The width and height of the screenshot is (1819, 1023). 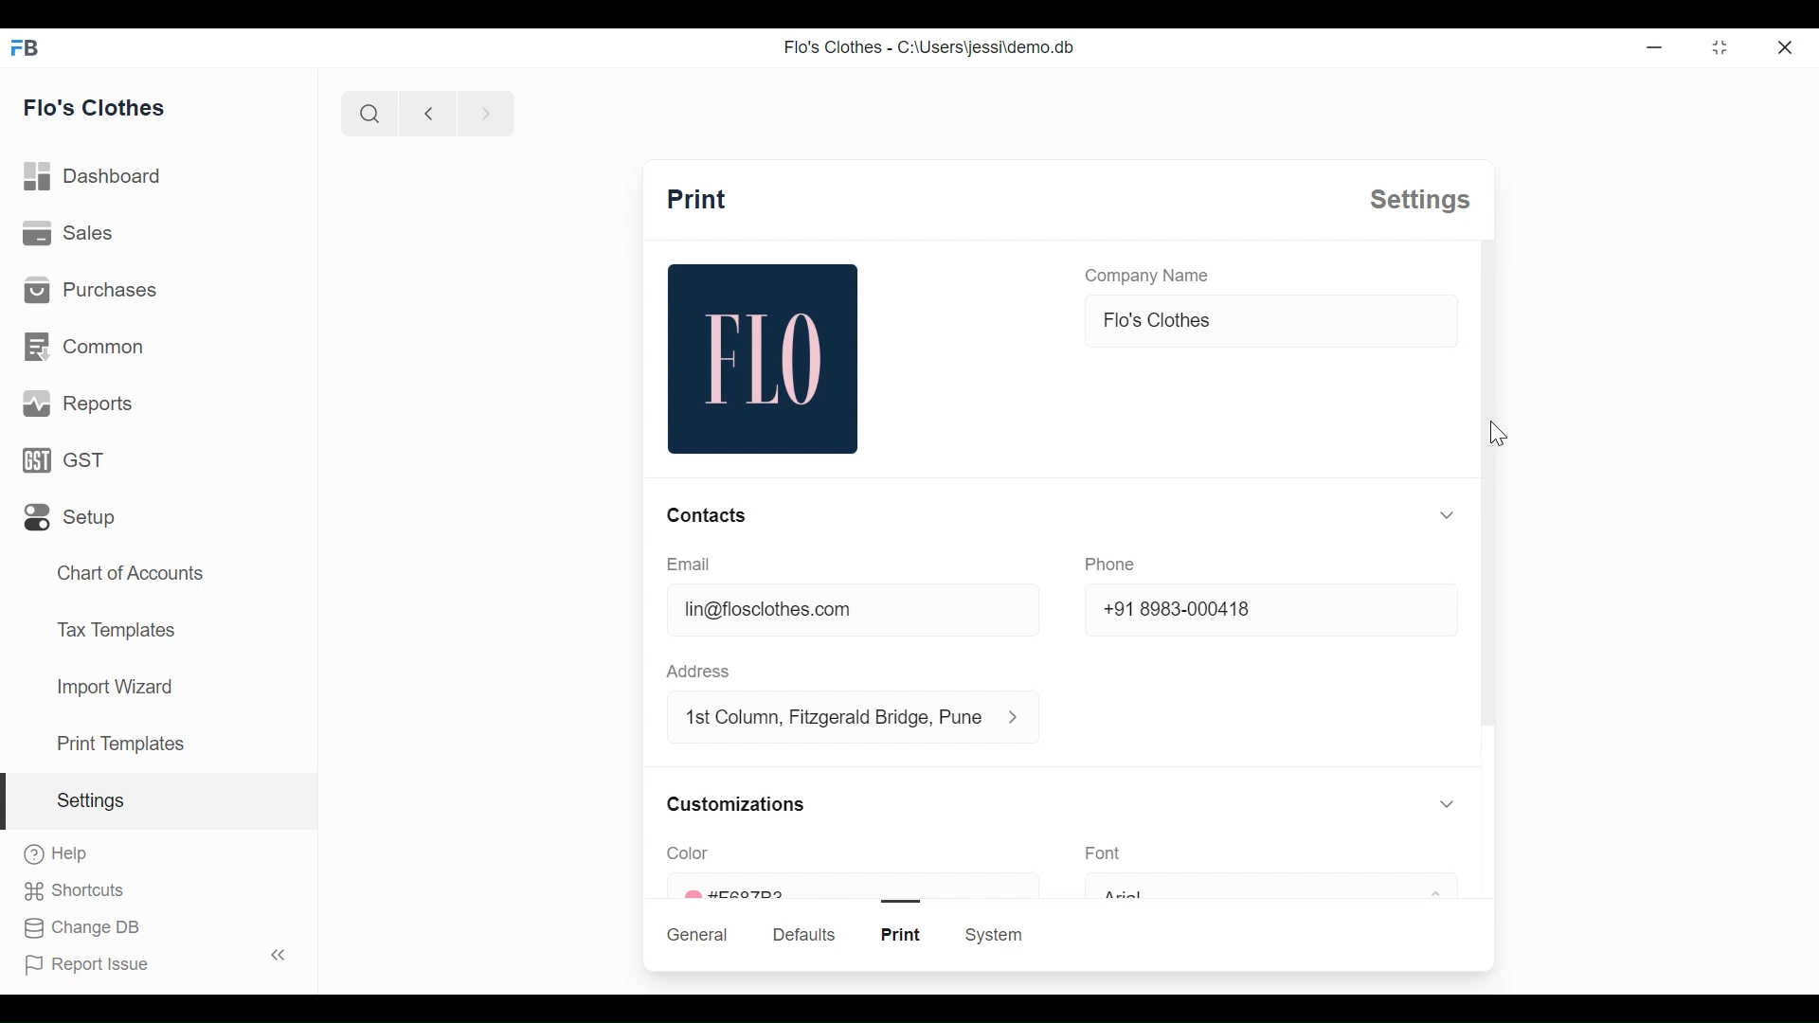 What do you see at coordinates (87, 965) in the screenshot?
I see `report issue` at bounding box center [87, 965].